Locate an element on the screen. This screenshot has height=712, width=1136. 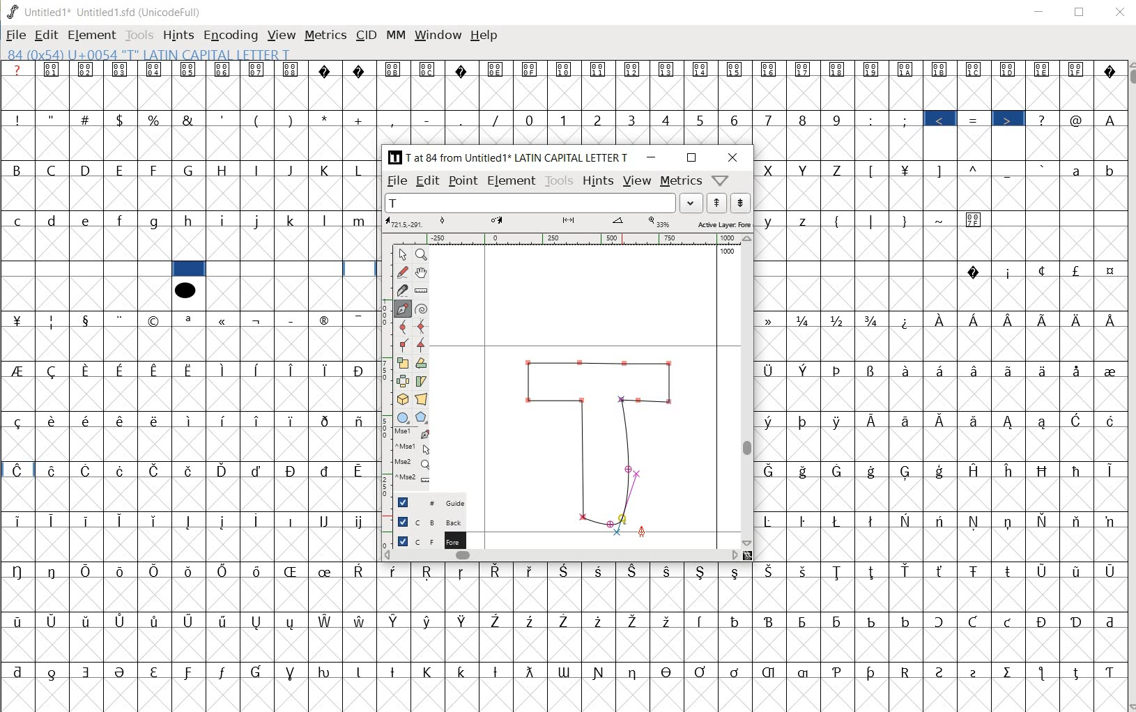
Symbol is located at coordinates (975, 219).